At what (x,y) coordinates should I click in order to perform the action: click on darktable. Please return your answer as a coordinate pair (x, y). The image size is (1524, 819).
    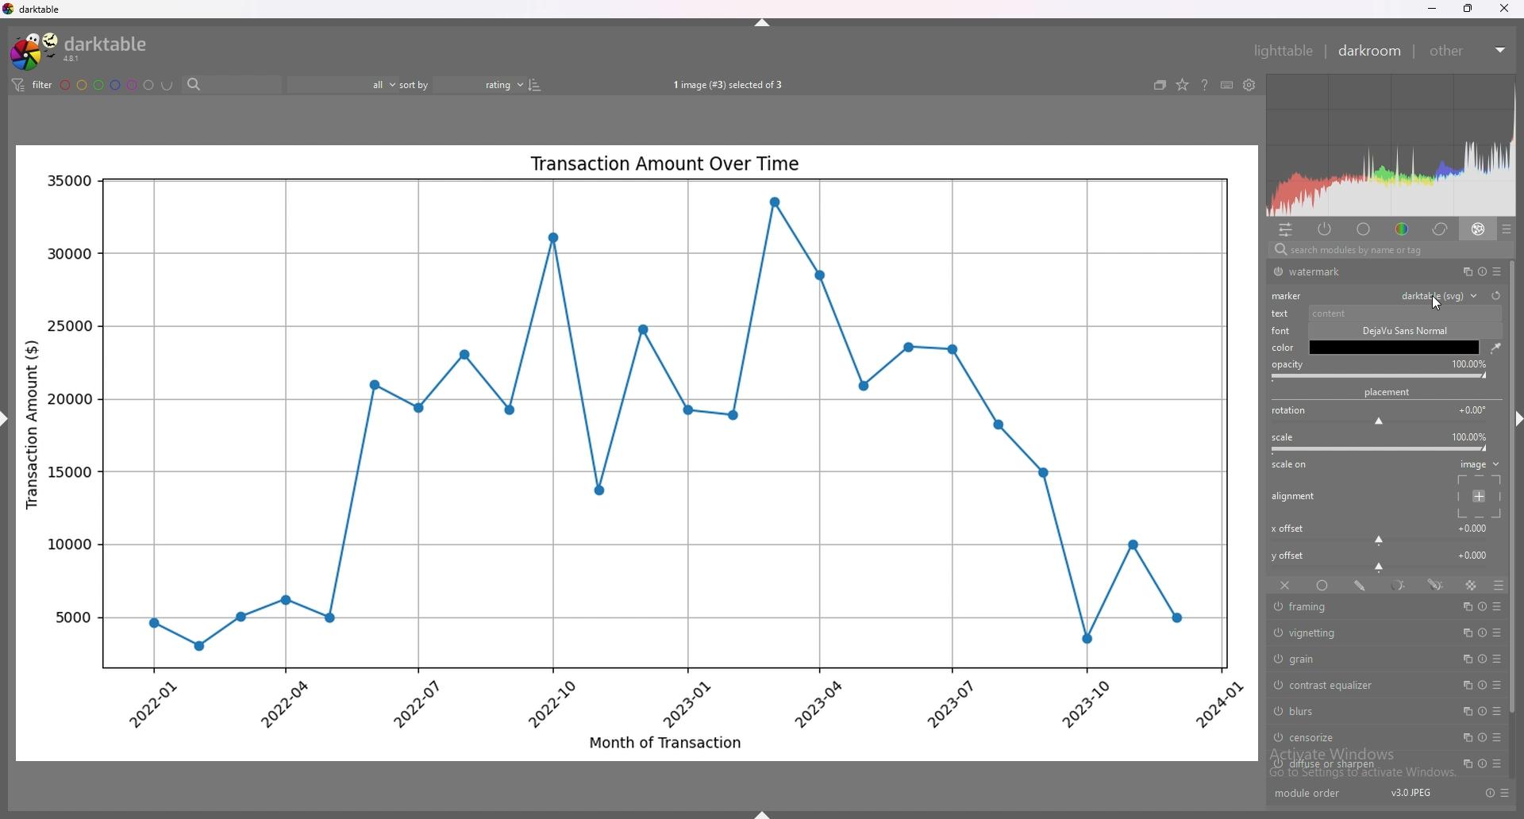
    Looking at the image, I should click on (34, 9).